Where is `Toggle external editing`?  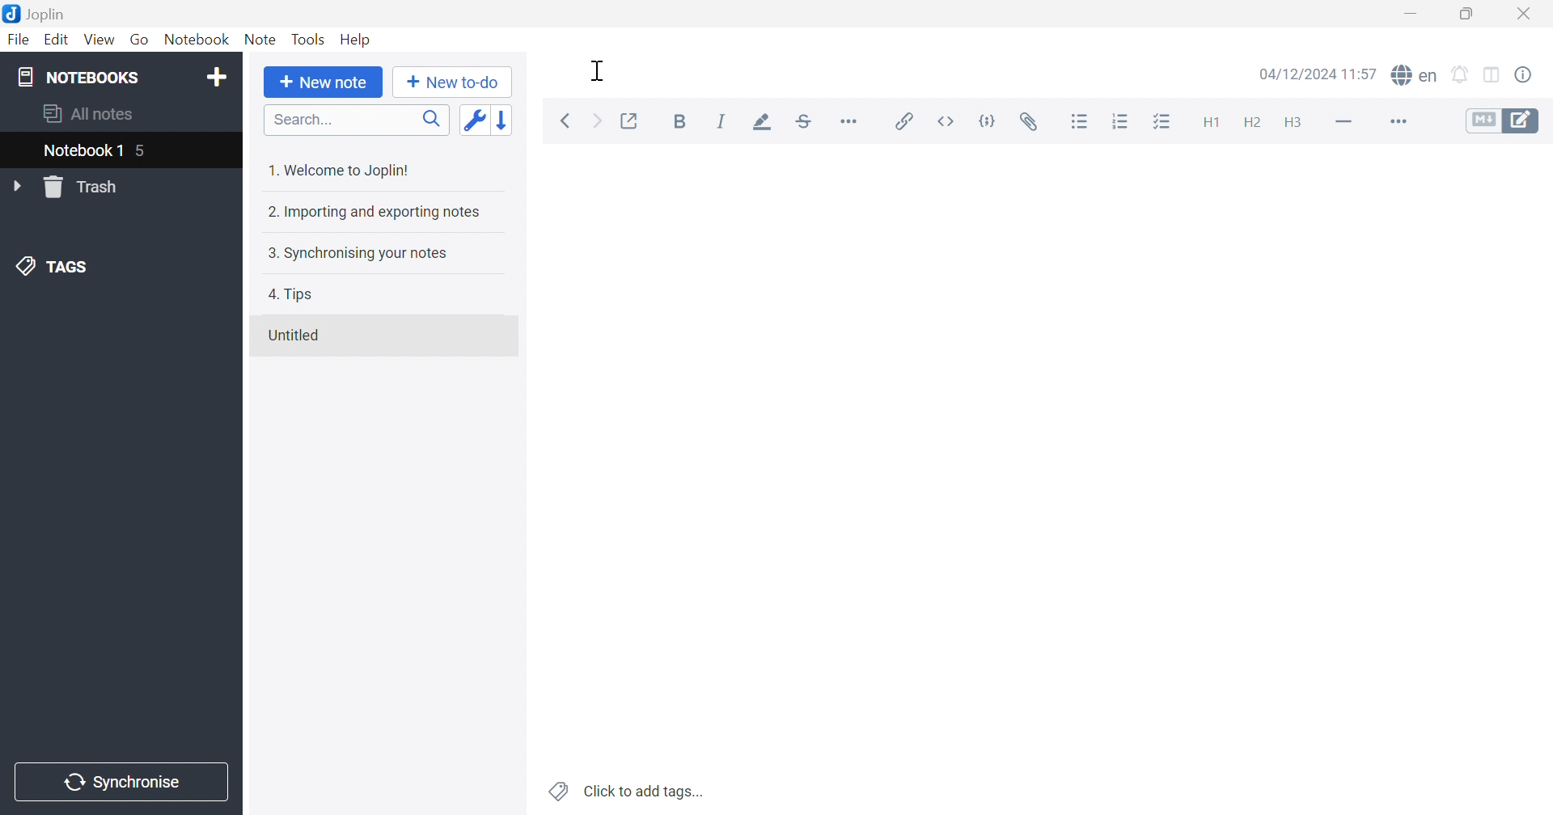 Toggle external editing is located at coordinates (633, 120).